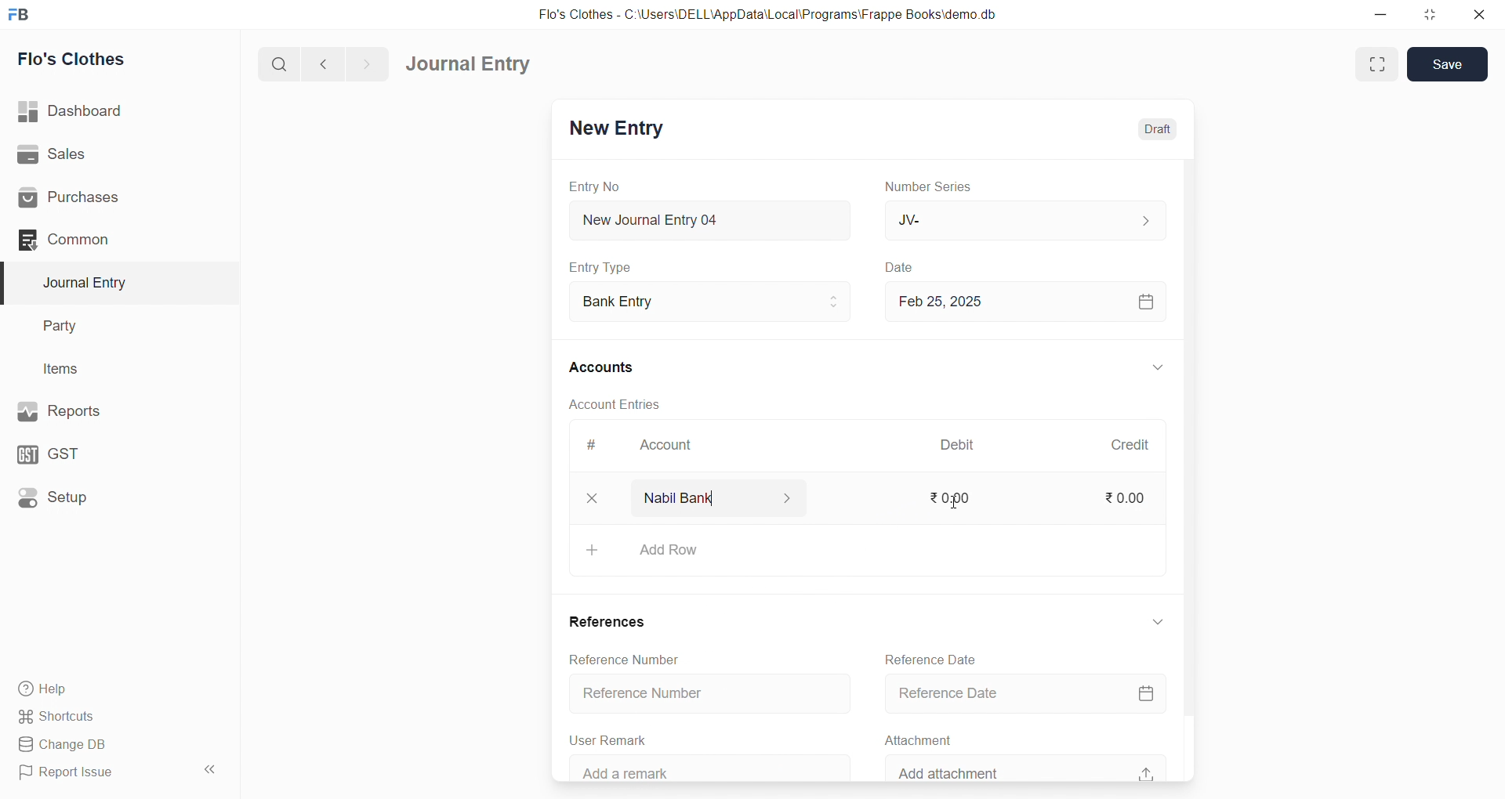 The image size is (1505, 799). Describe the element at coordinates (931, 186) in the screenshot. I see `Number Series` at that location.